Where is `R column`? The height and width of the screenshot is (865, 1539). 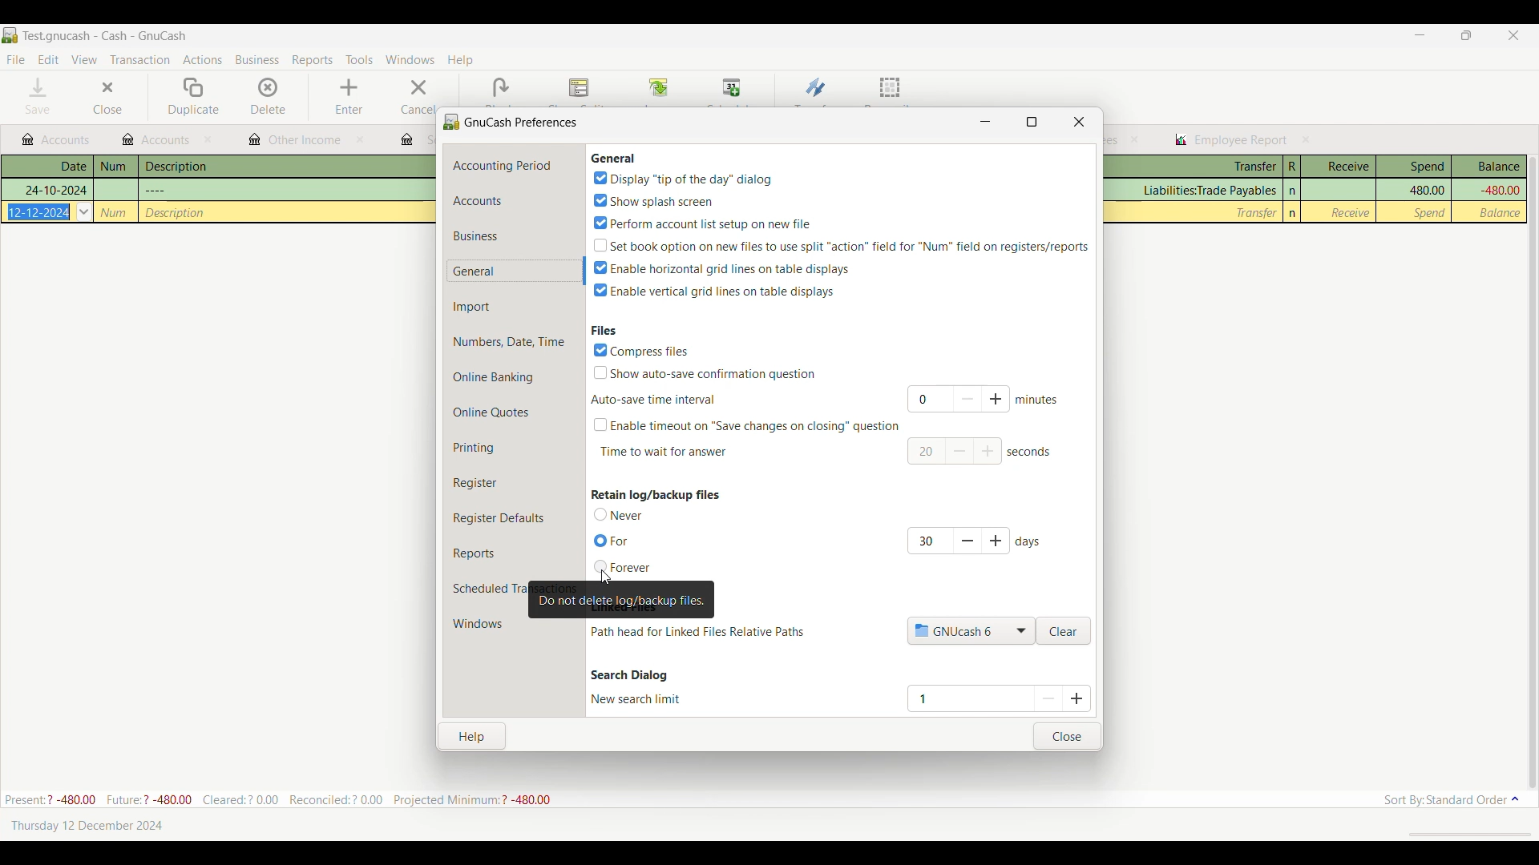 R column is located at coordinates (1291, 167).